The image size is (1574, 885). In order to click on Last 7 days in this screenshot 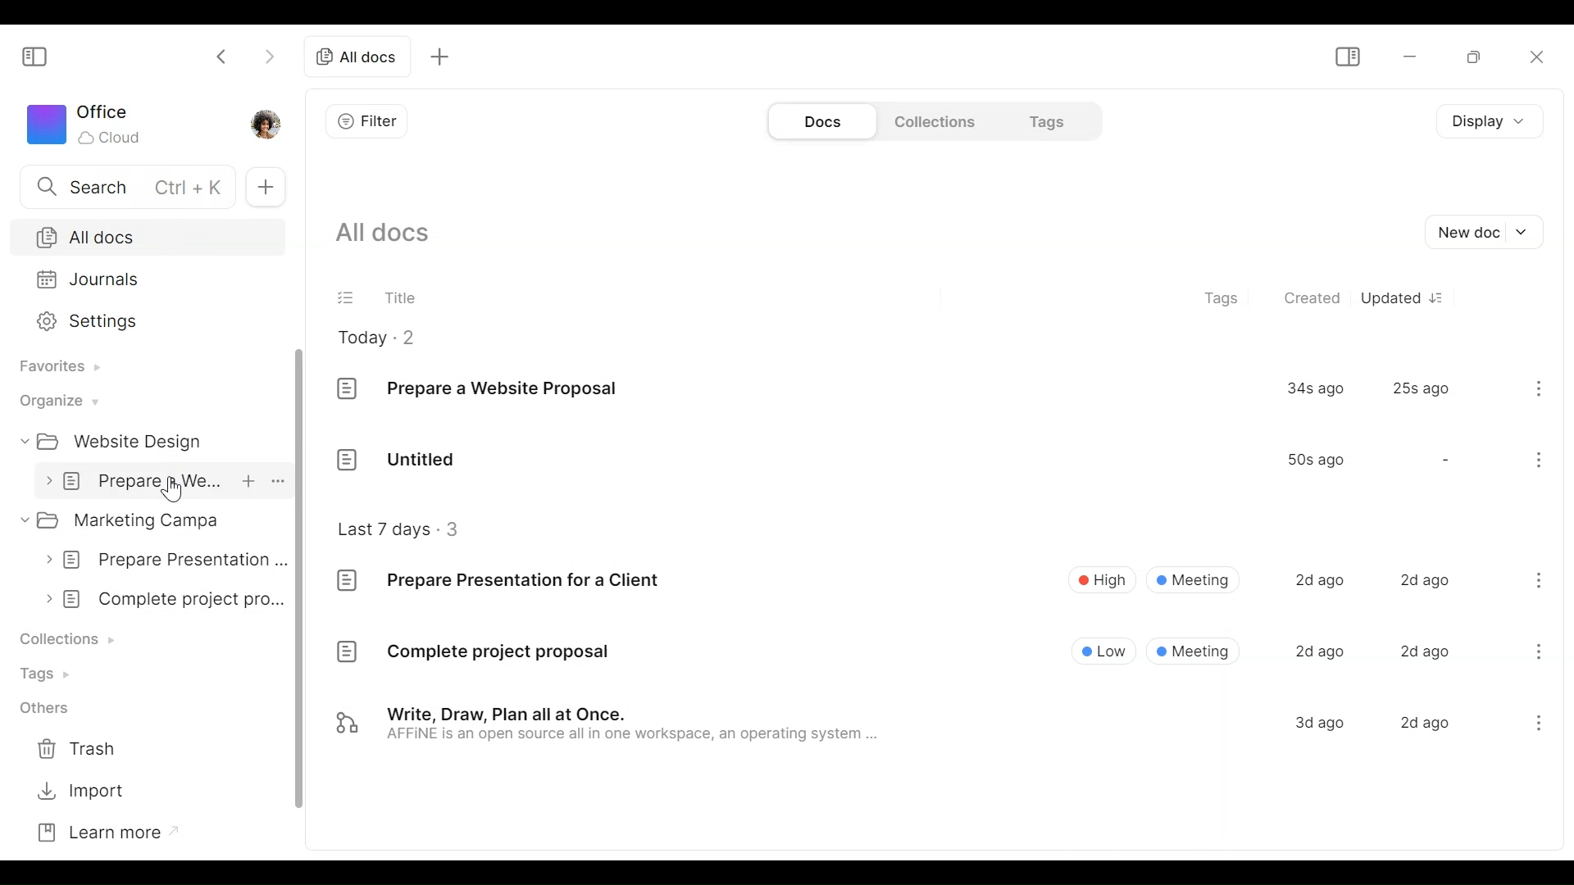, I will do `click(400, 529)`.